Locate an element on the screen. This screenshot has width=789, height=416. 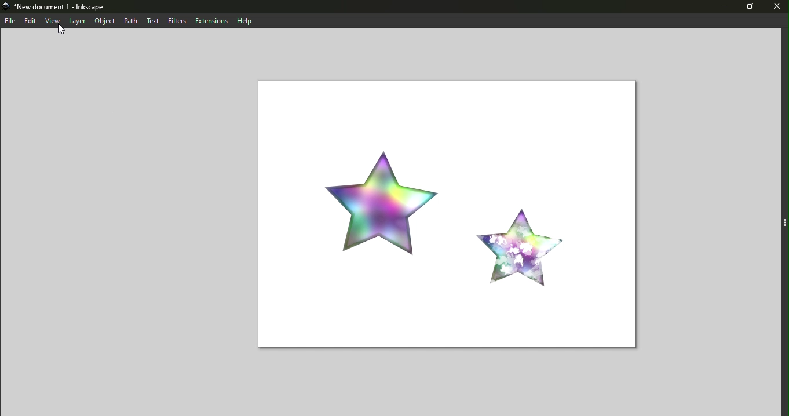
Canvas is located at coordinates (445, 216).